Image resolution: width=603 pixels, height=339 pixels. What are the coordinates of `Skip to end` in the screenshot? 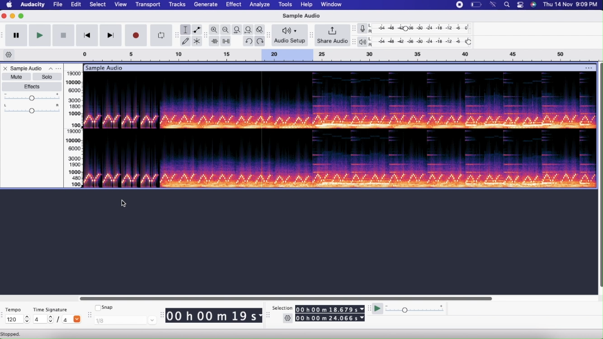 It's located at (110, 35).